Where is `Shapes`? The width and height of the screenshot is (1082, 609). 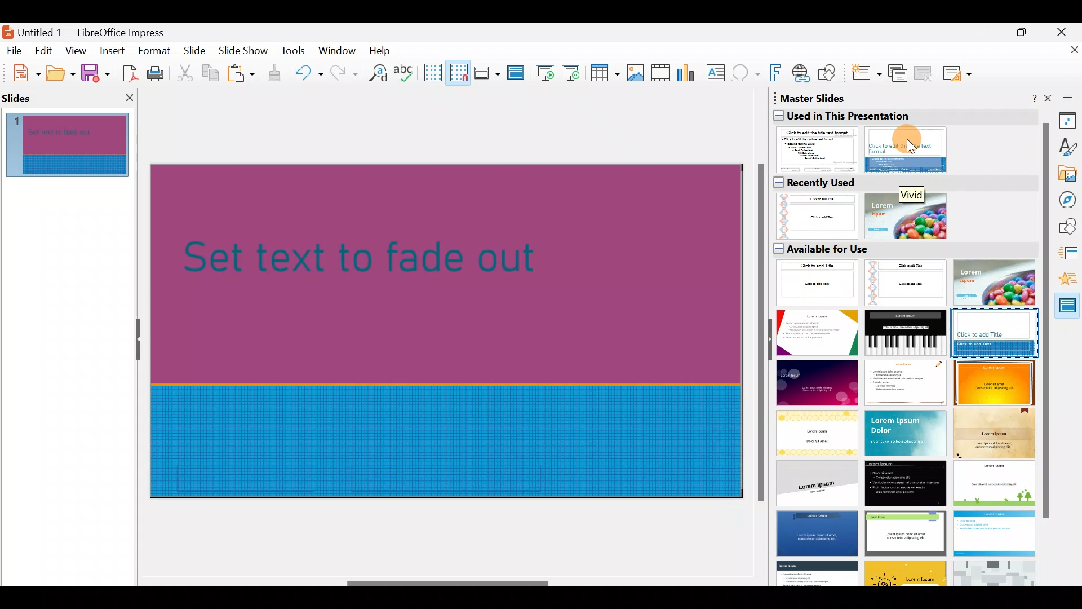
Shapes is located at coordinates (1068, 227).